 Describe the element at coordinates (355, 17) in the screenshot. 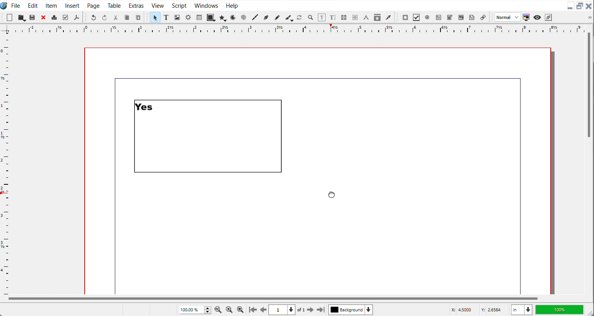

I see `Unlink text frame` at that location.